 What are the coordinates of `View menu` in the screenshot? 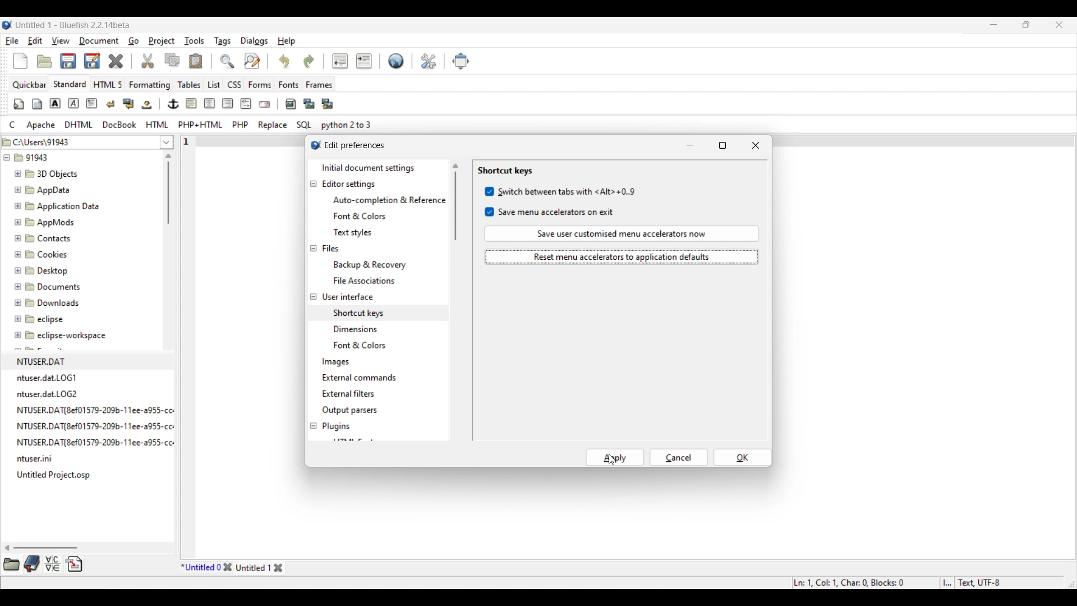 It's located at (61, 41).